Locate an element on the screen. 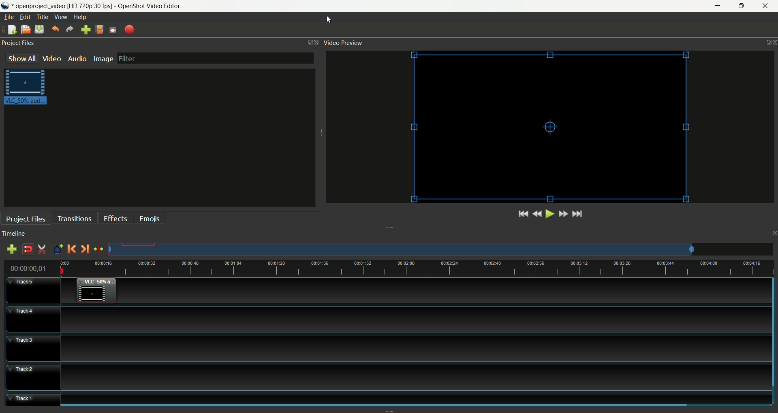 This screenshot has height=413, width=778. help is located at coordinates (79, 17).